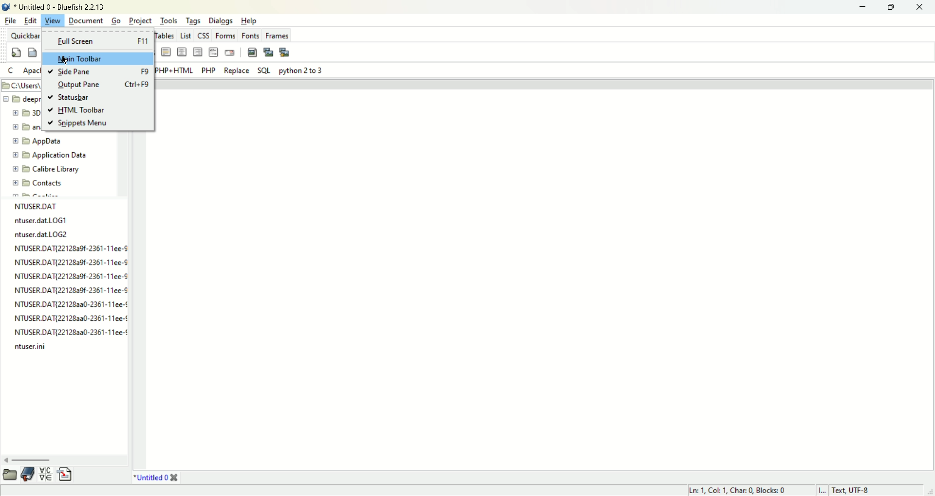  Describe the element at coordinates (11, 20) in the screenshot. I see `file` at that location.